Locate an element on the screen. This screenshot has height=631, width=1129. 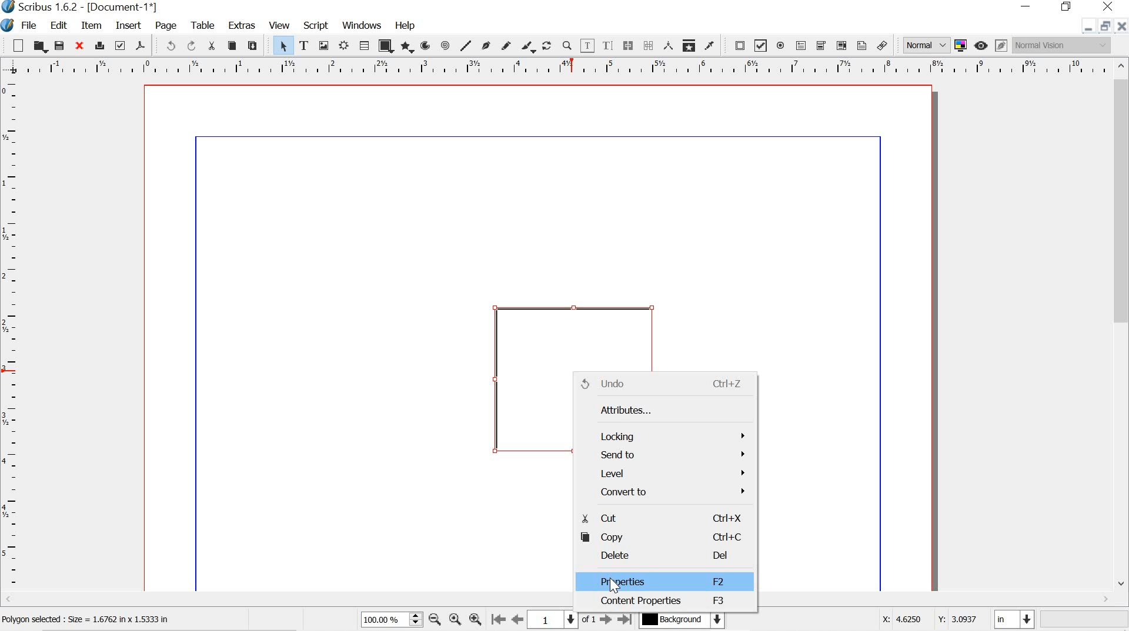
zoom in or out is located at coordinates (567, 45).